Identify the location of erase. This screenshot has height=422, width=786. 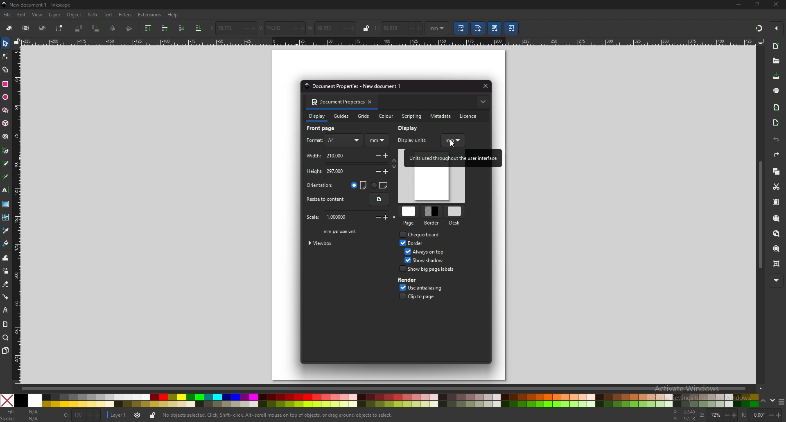
(6, 283).